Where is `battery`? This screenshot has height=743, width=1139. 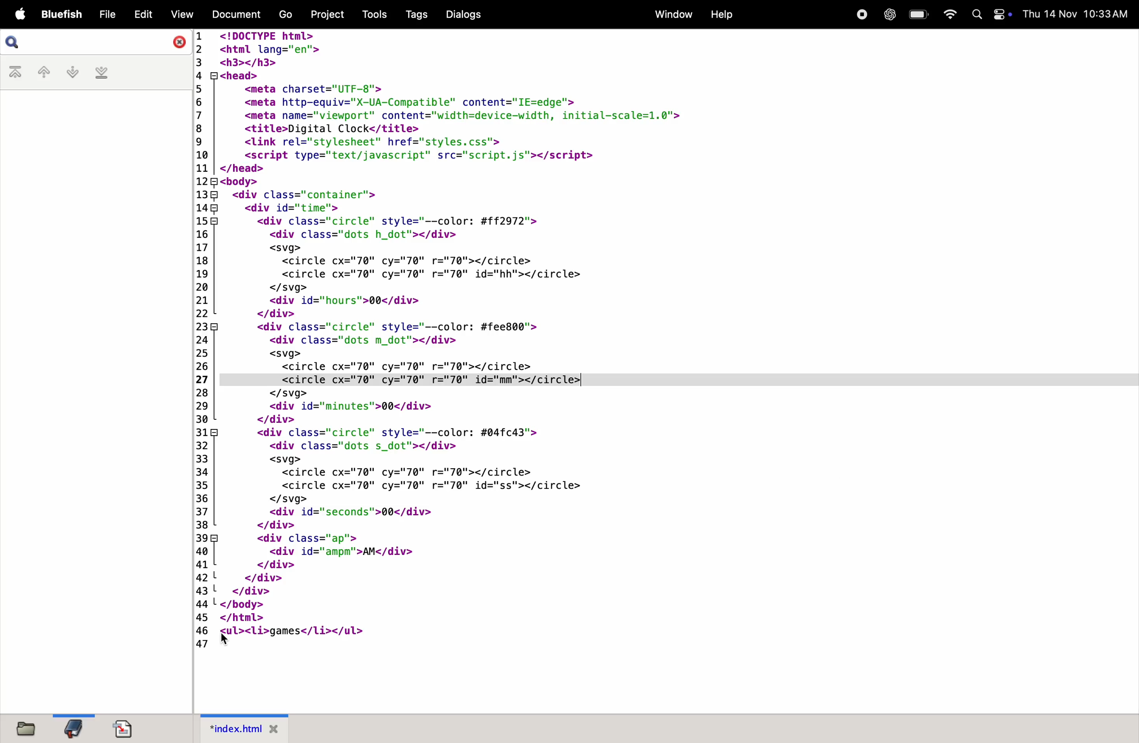 battery is located at coordinates (916, 15).